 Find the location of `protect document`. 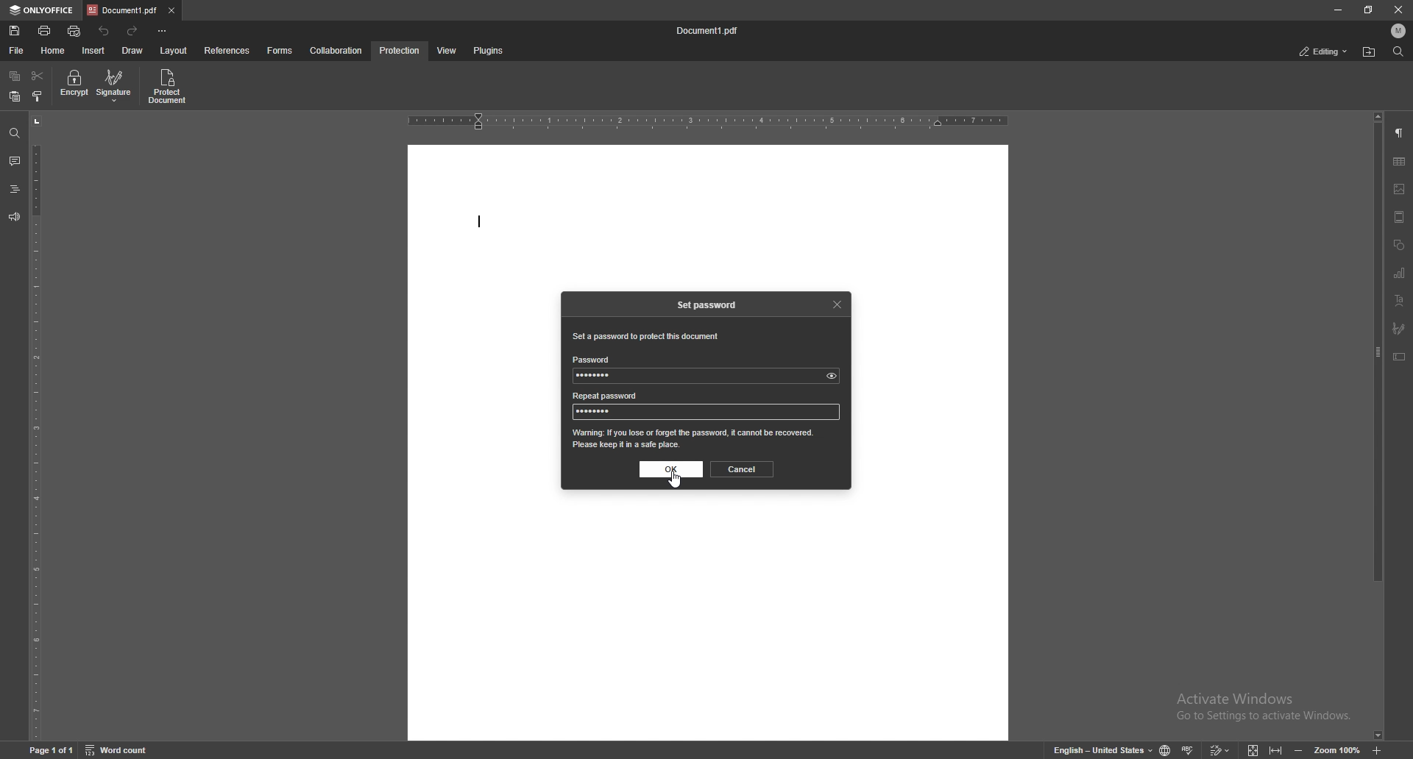

protect document is located at coordinates (167, 87).